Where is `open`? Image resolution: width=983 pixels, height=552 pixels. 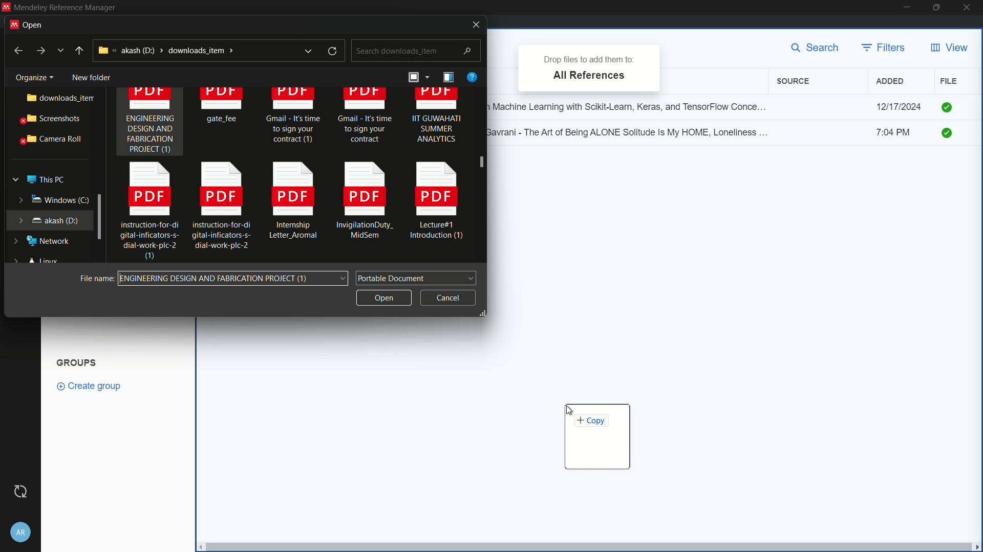 open is located at coordinates (382, 296).